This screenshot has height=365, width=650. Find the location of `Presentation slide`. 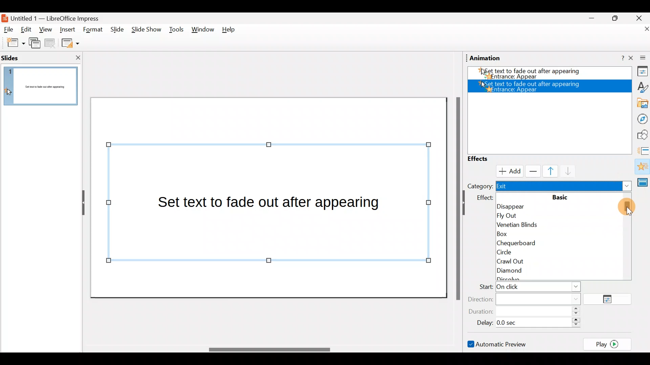

Presentation slide is located at coordinates (270, 197).